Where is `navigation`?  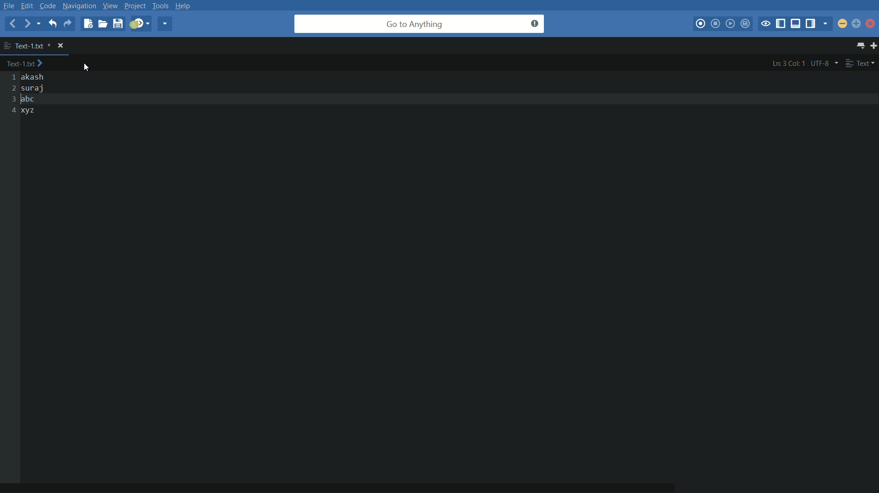
navigation is located at coordinates (79, 5).